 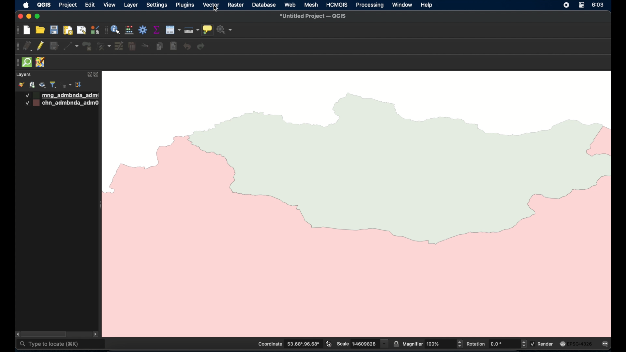 I want to click on quick osm, so click(x=27, y=62).